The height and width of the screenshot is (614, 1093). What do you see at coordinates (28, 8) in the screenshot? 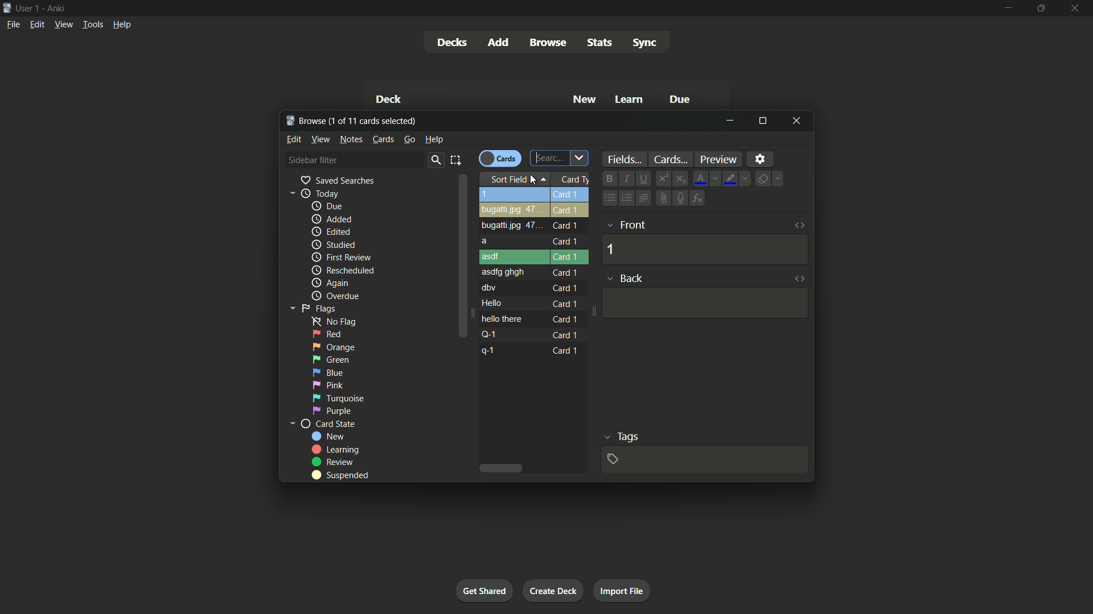
I see `user 1` at bounding box center [28, 8].